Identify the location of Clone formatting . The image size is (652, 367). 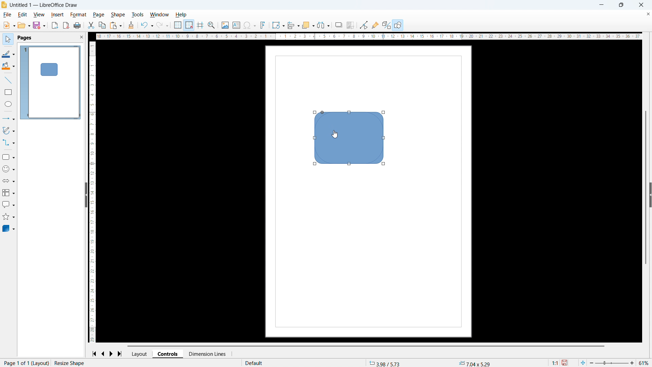
(131, 25).